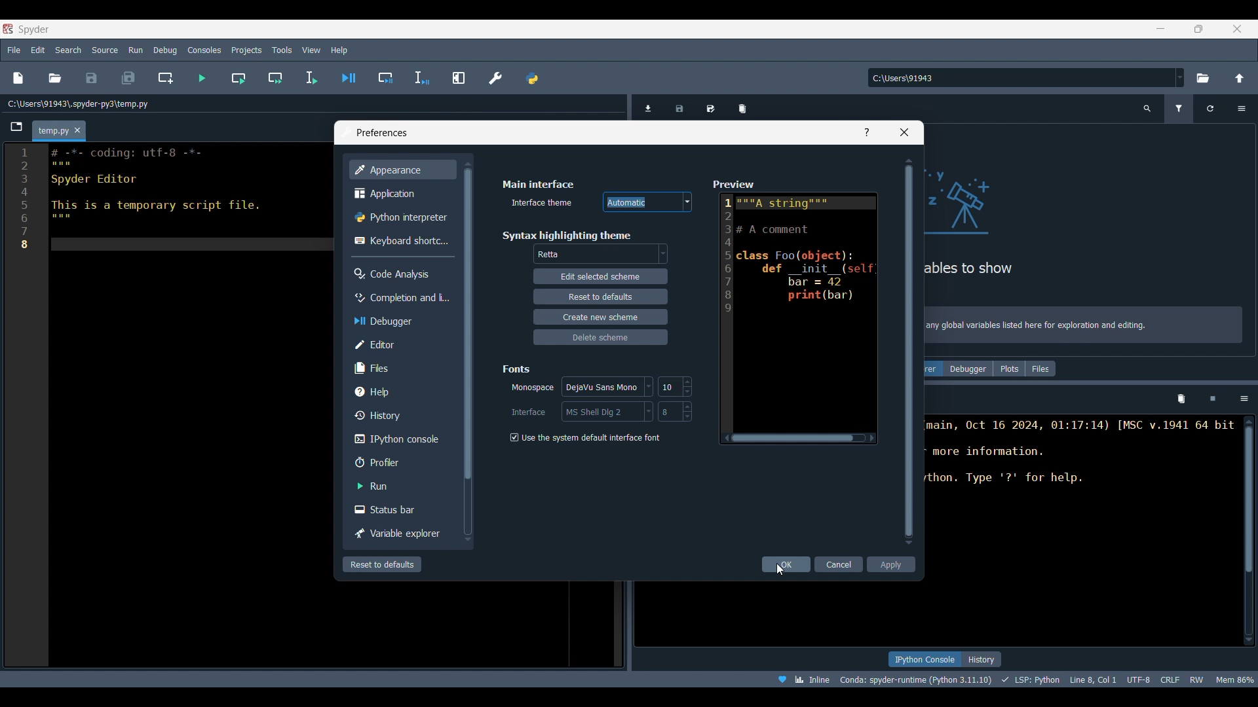 This screenshot has height=707, width=1258. What do you see at coordinates (518, 369) in the screenshot?
I see `Section title` at bounding box center [518, 369].